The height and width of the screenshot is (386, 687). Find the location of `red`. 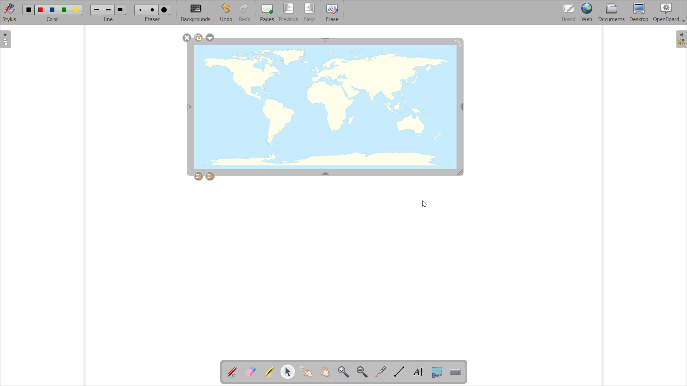

red is located at coordinates (41, 10).